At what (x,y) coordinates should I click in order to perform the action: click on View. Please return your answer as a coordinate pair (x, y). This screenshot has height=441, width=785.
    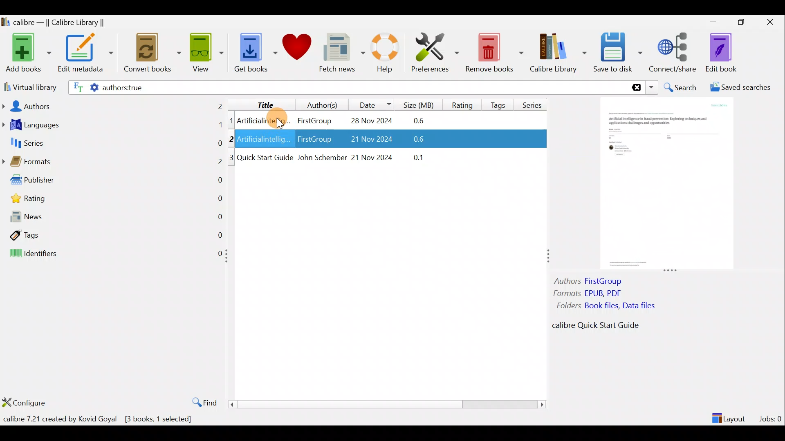
    Looking at the image, I should click on (205, 52).